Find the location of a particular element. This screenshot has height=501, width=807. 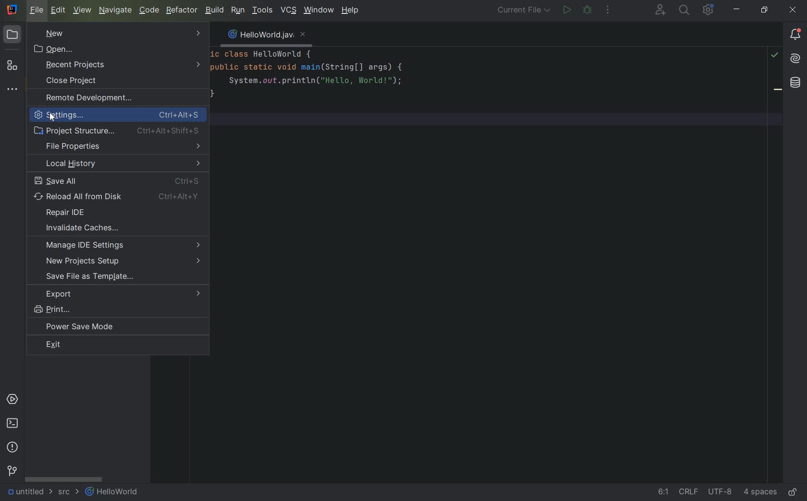

SRC is located at coordinates (68, 491).